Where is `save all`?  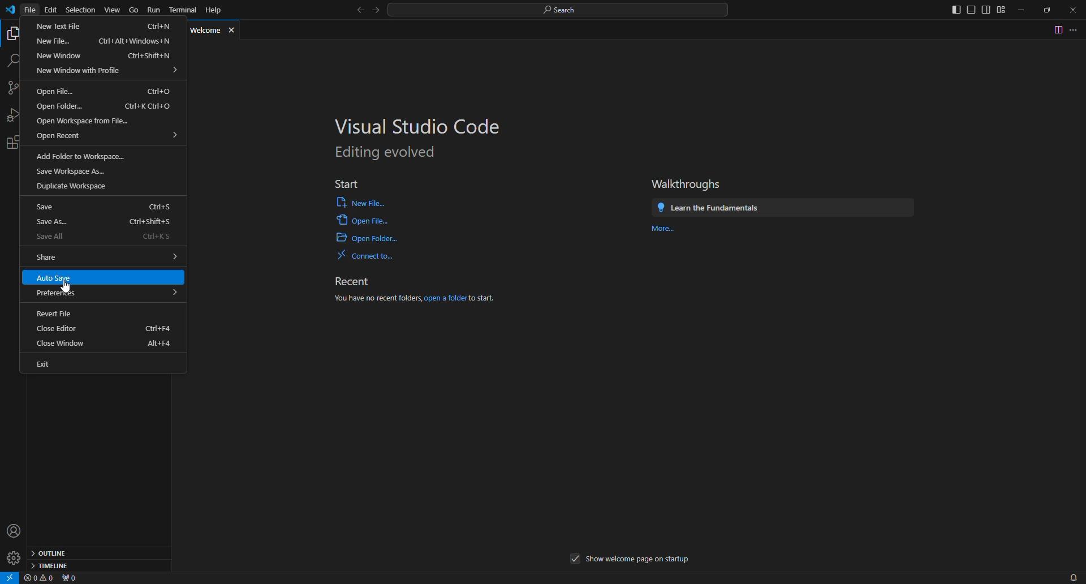
save all is located at coordinates (50, 237).